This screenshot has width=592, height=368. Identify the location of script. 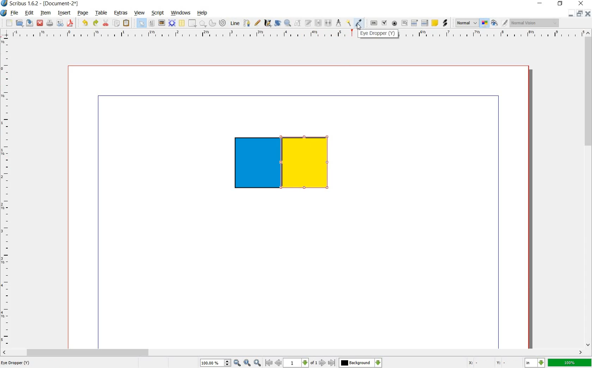
(158, 13).